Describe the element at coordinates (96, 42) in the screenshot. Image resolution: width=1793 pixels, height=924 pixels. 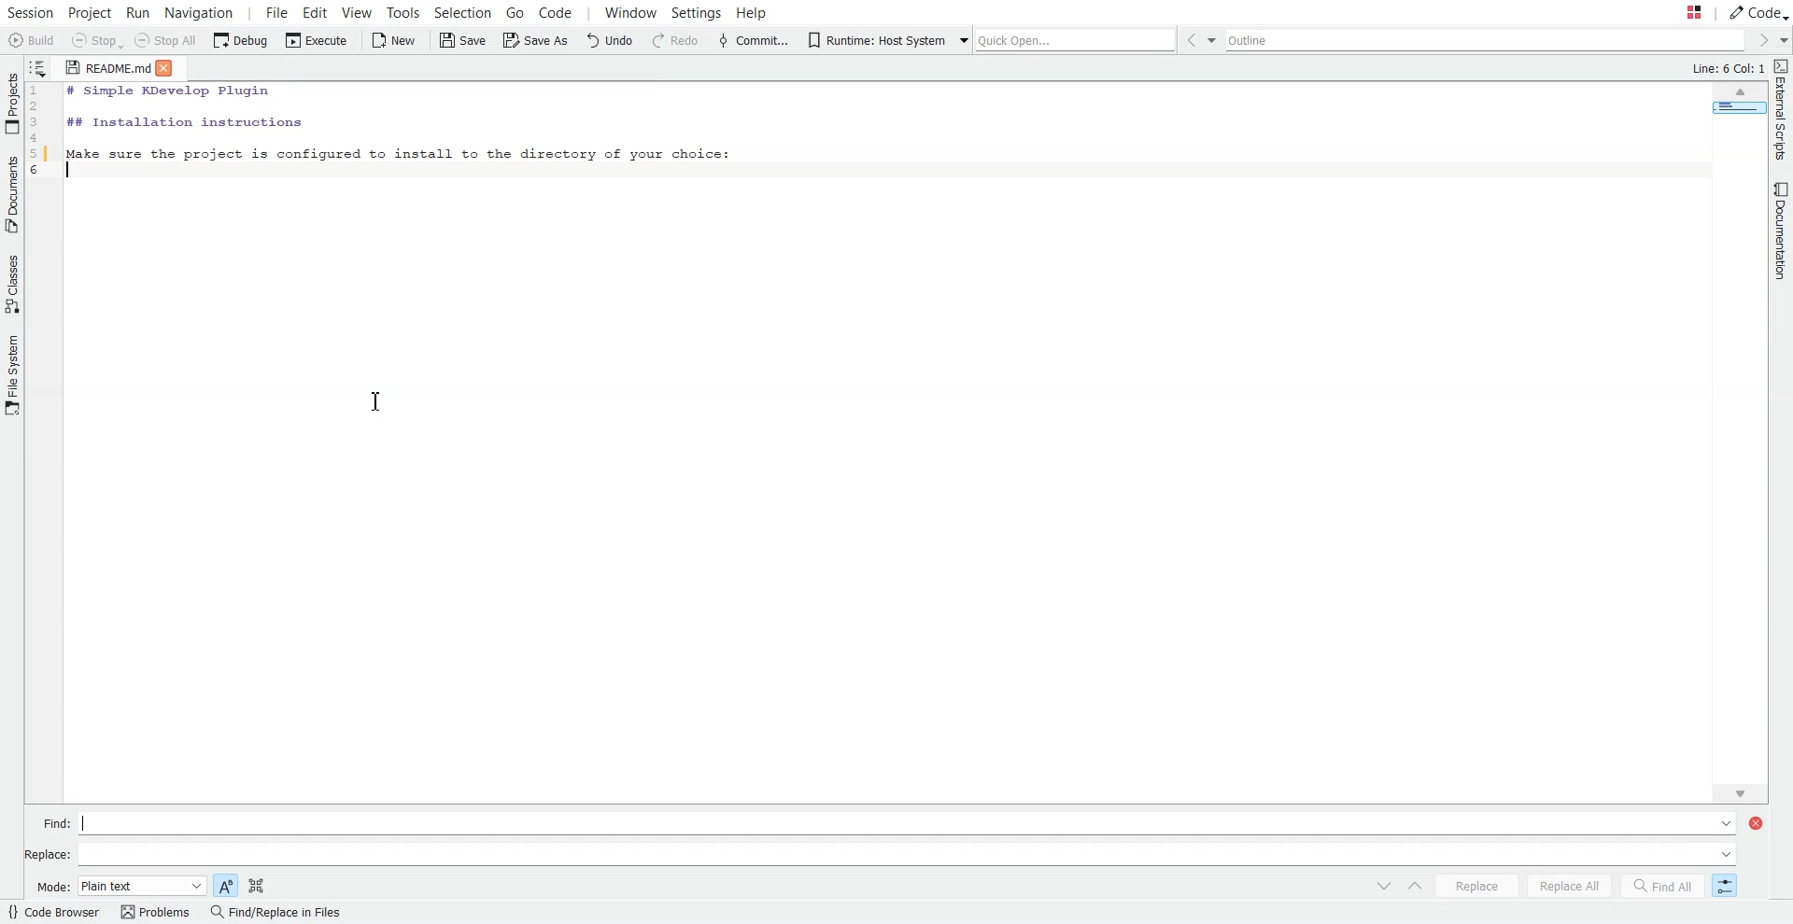
I see `Stop` at that location.